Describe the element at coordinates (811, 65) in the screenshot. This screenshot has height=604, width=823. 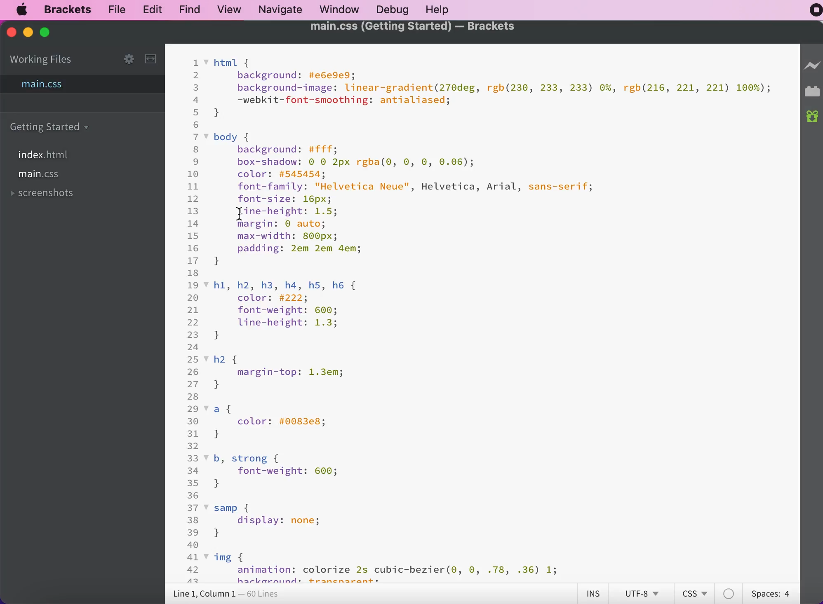
I see `live preview` at that location.